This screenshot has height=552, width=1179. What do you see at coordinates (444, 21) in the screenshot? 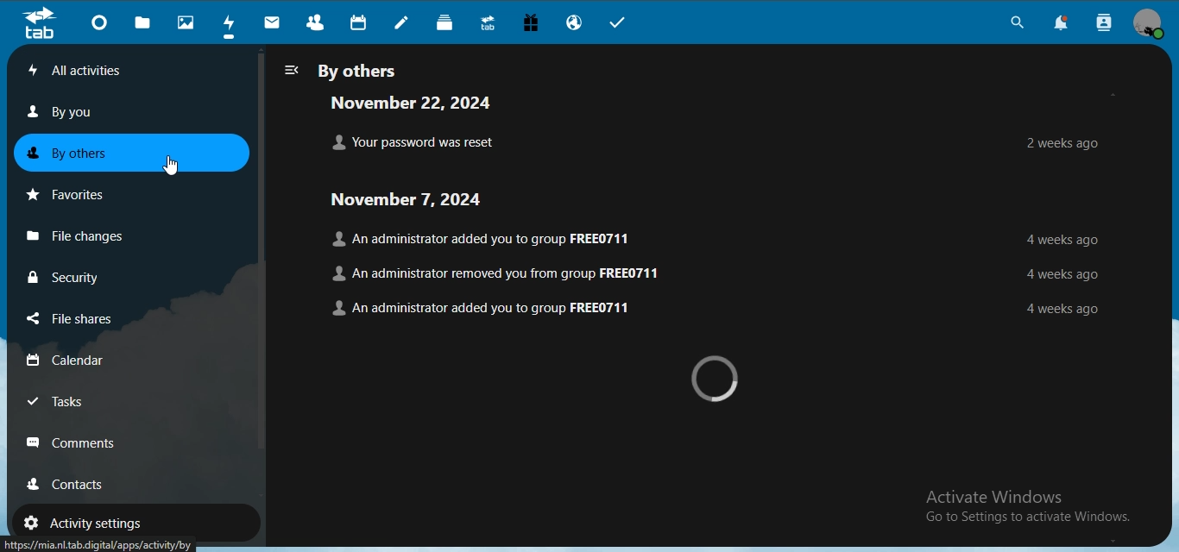
I see `deck` at bounding box center [444, 21].